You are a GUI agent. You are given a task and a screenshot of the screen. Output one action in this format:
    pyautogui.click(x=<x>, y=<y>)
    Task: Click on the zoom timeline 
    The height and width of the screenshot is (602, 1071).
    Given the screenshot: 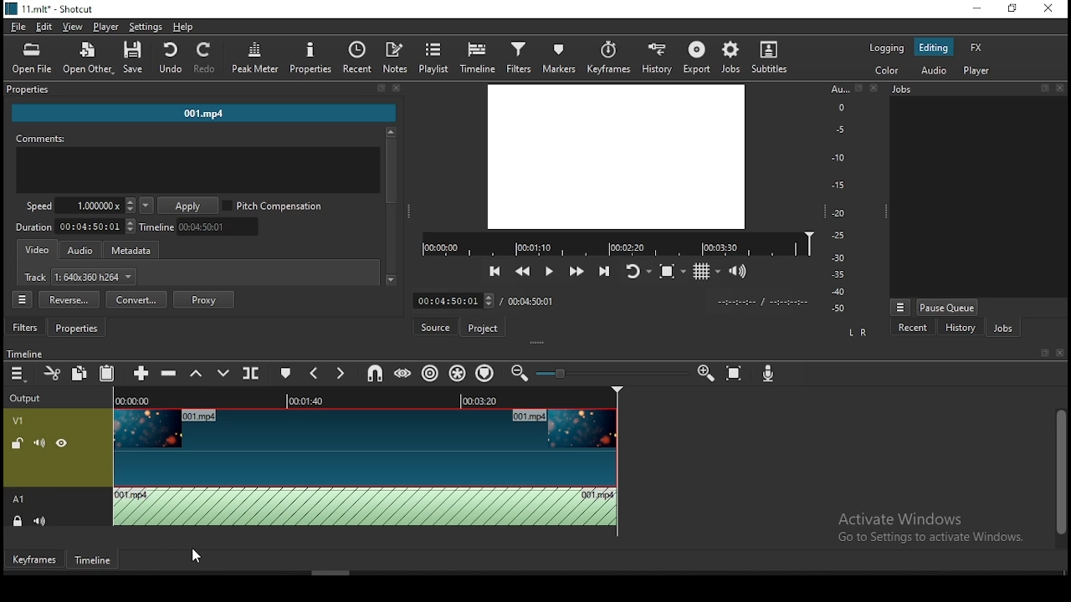 What is the action you would take?
    pyautogui.click(x=703, y=372)
    